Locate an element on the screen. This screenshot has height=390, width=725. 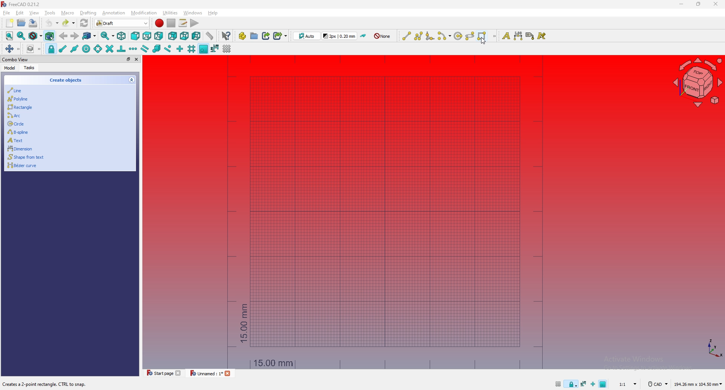
snap parallel is located at coordinates (145, 48).